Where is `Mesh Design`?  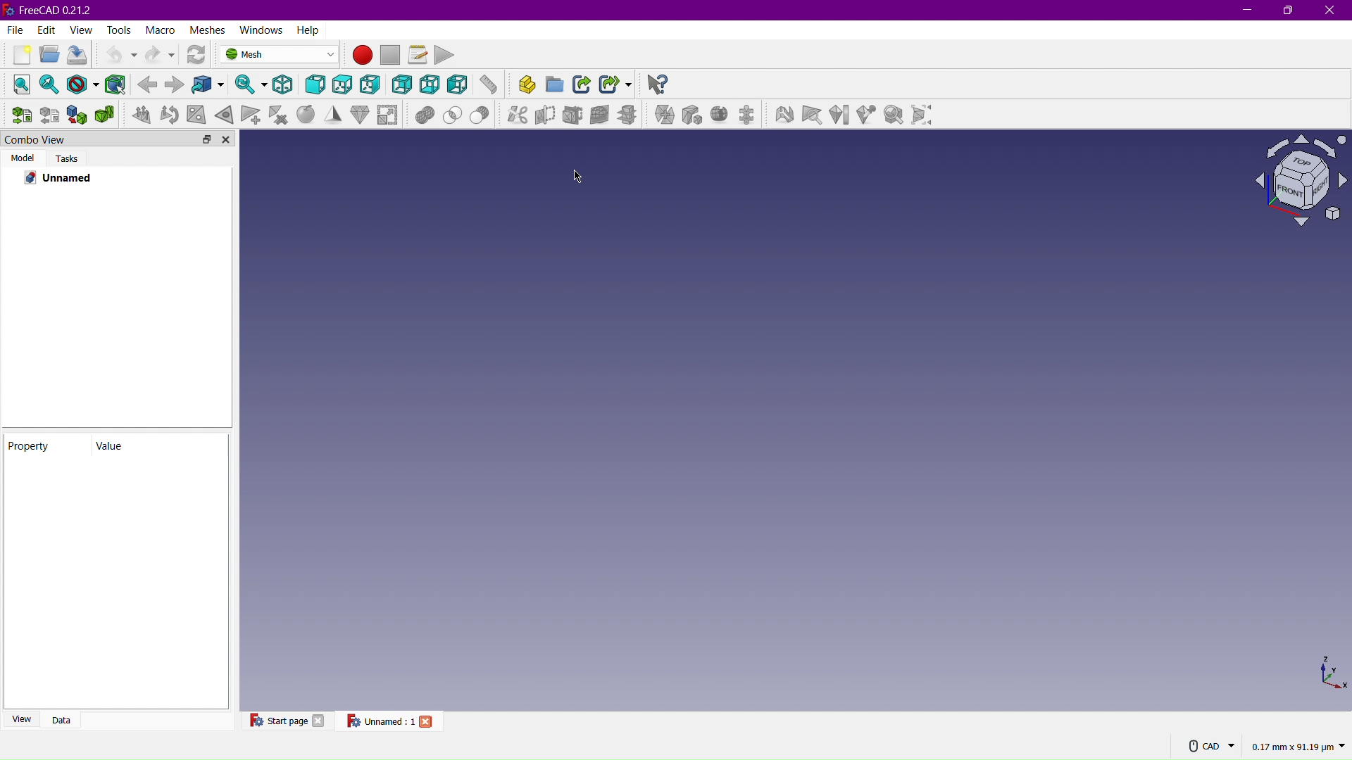
Mesh Design is located at coordinates (280, 54).